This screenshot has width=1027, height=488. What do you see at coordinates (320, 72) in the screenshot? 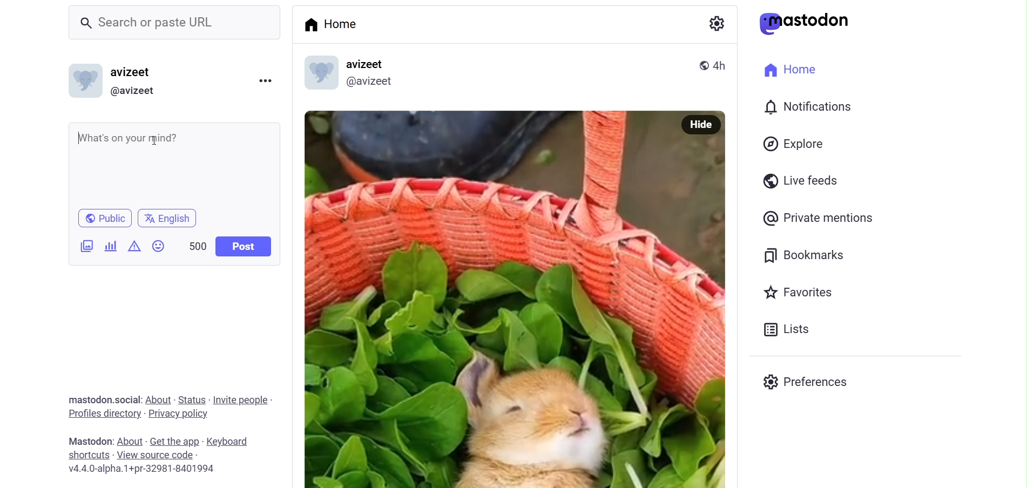
I see `profile picture` at bounding box center [320, 72].